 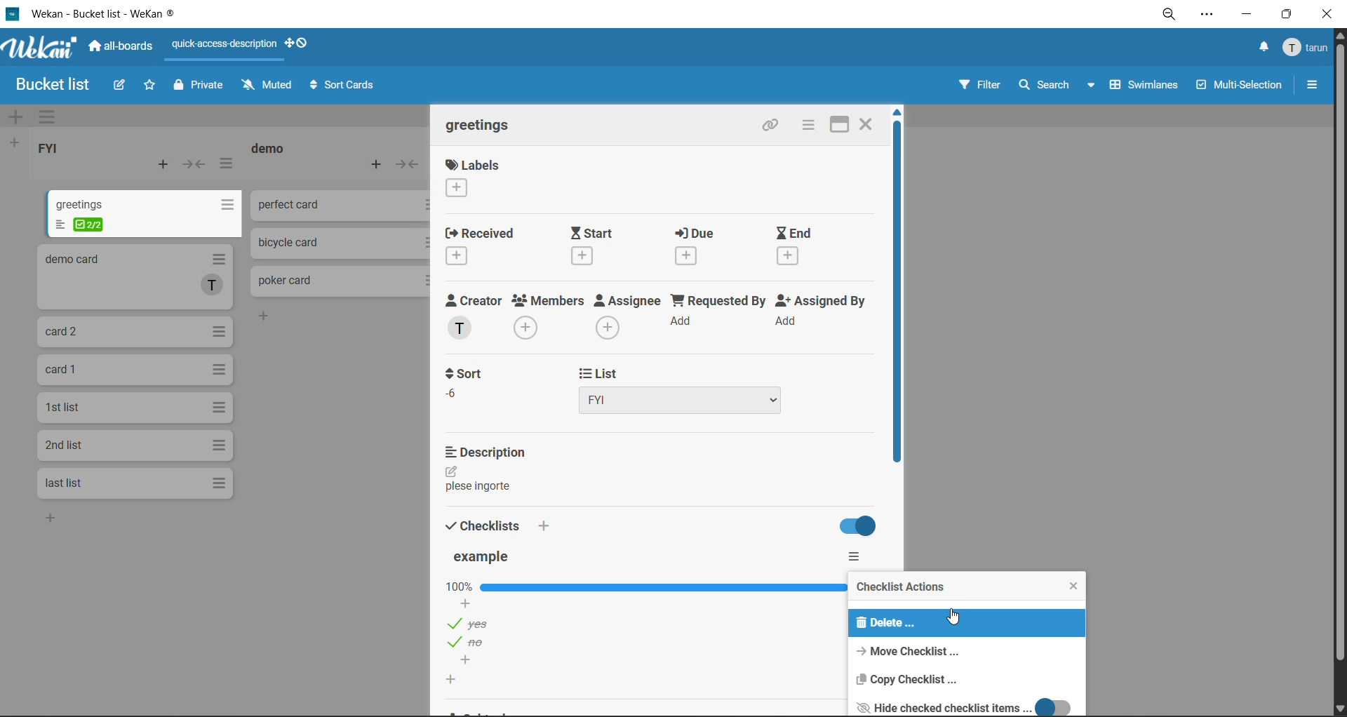 I want to click on star, so click(x=152, y=85).